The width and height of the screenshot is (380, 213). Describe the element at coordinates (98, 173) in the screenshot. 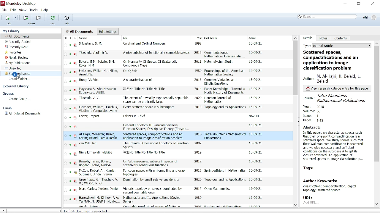

I see `authors` at that location.